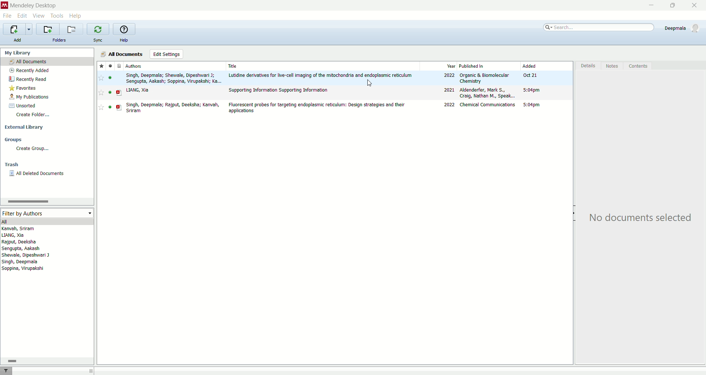  I want to click on unread, so click(110, 78).